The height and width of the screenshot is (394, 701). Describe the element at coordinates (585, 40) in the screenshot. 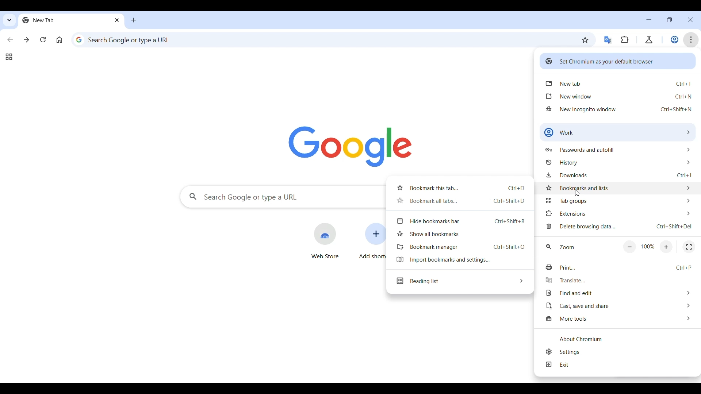

I see `Bookmark this tab` at that location.